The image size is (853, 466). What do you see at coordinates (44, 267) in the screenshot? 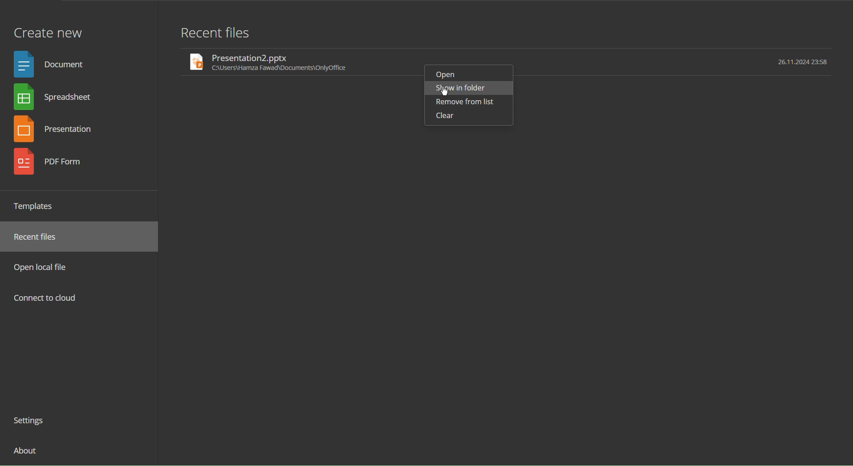
I see `Open Local File` at bounding box center [44, 267].